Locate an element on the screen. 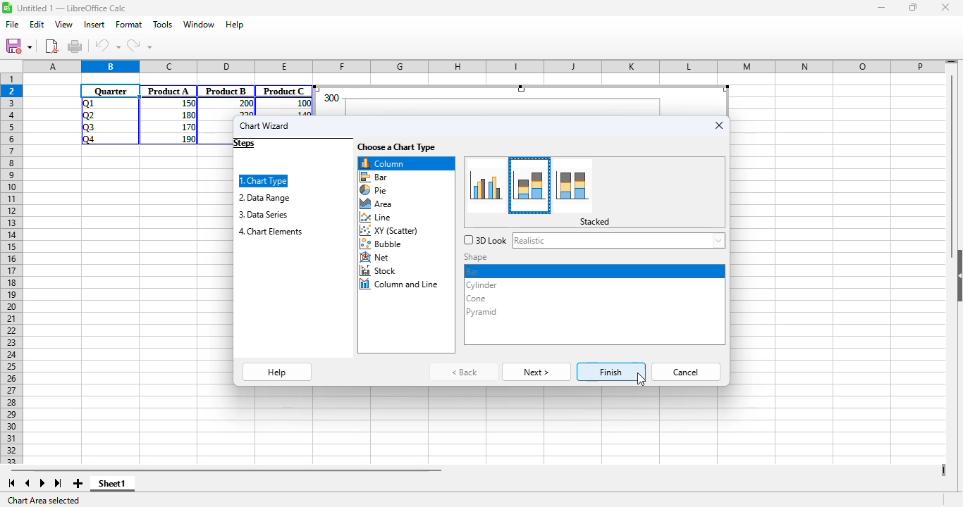 Image resolution: width=963 pixels, height=507 pixels. window is located at coordinates (200, 25).